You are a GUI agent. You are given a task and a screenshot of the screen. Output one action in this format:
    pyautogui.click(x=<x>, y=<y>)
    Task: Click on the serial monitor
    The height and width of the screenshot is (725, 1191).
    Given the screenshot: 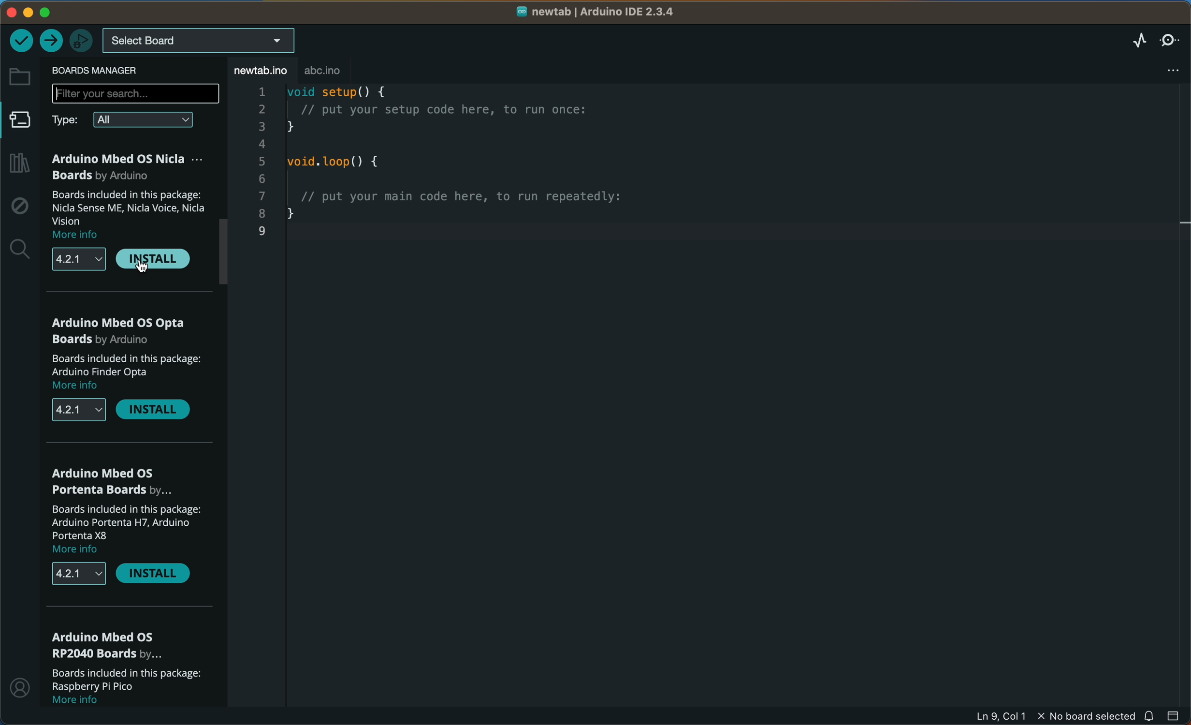 What is the action you would take?
    pyautogui.click(x=1171, y=41)
    